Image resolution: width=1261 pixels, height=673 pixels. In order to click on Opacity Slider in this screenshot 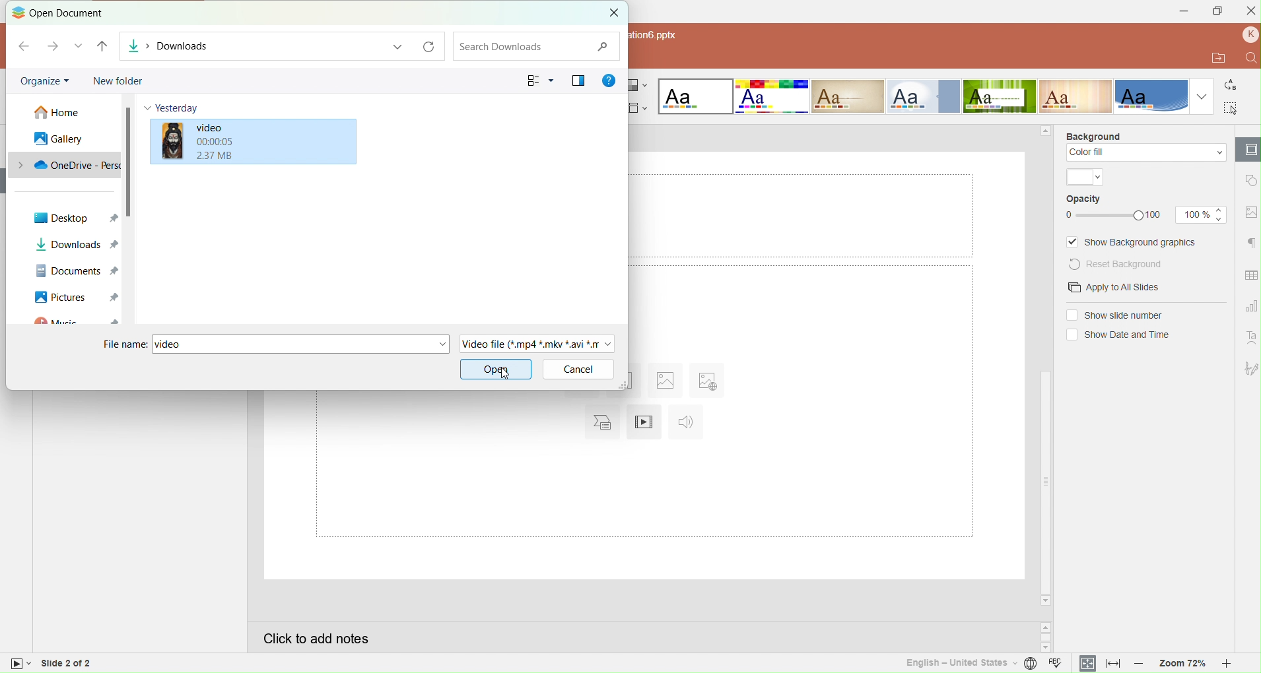, I will do `click(1116, 216)`.